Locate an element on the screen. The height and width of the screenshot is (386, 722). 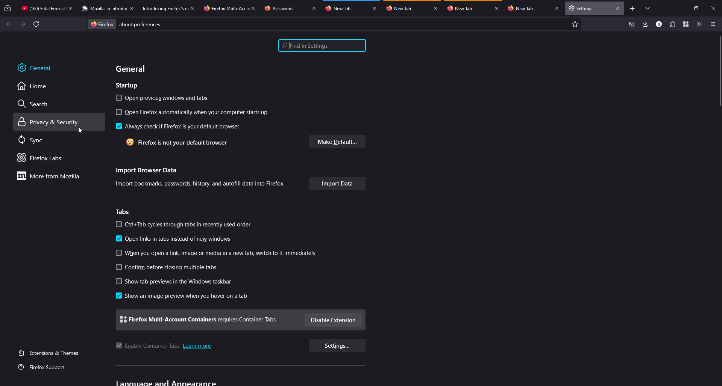
tab is located at coordinates (279, 8).